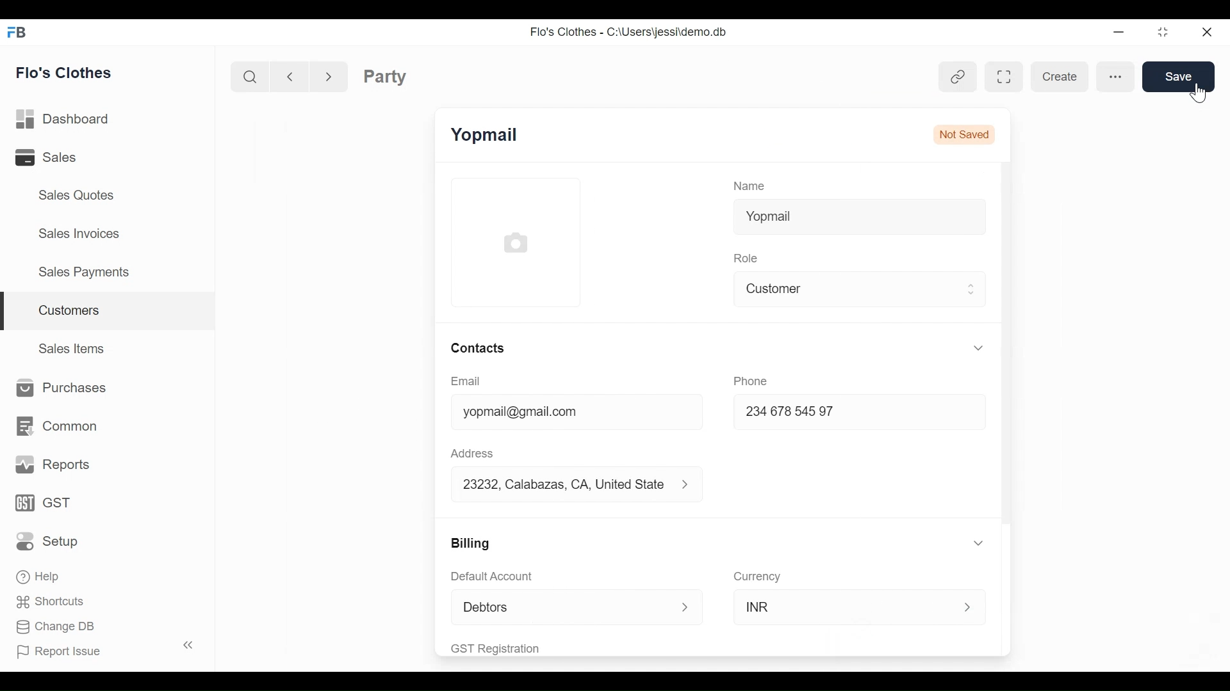 This screenshot has height=691, width=1230. I want to click on Yopmail, so click(861, 217).